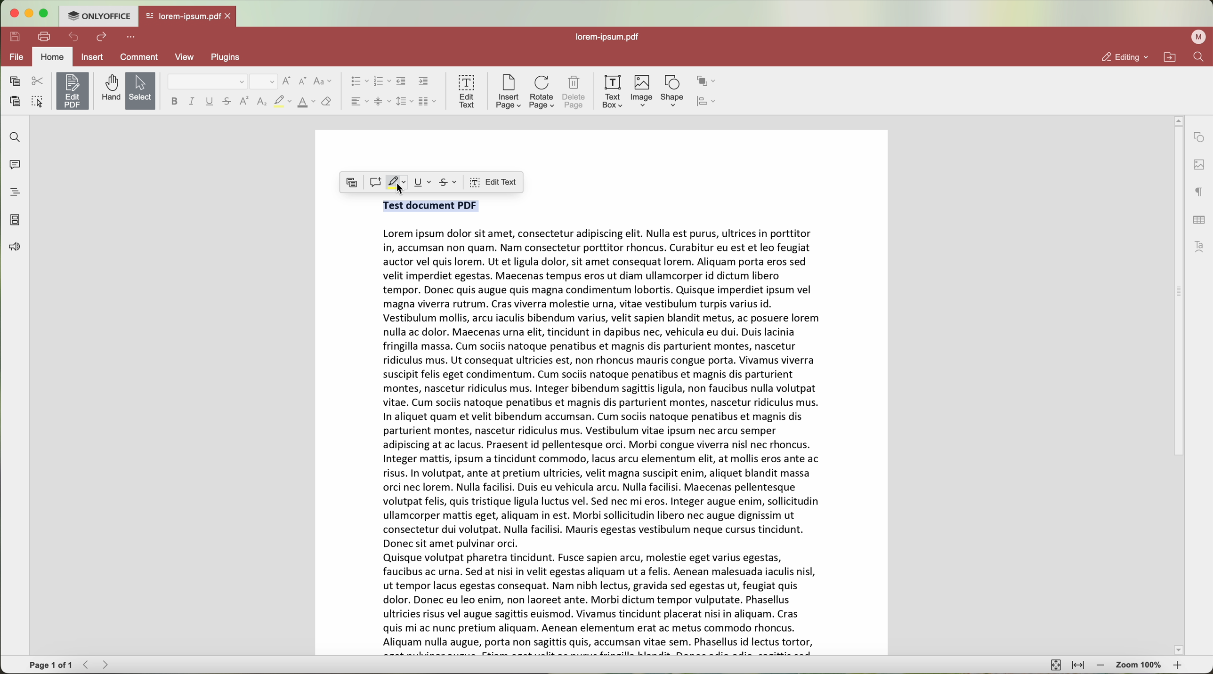  Describe the element at coordinates (98, 16) in the screenshot. I see `ONLYOFFICE` at that location.